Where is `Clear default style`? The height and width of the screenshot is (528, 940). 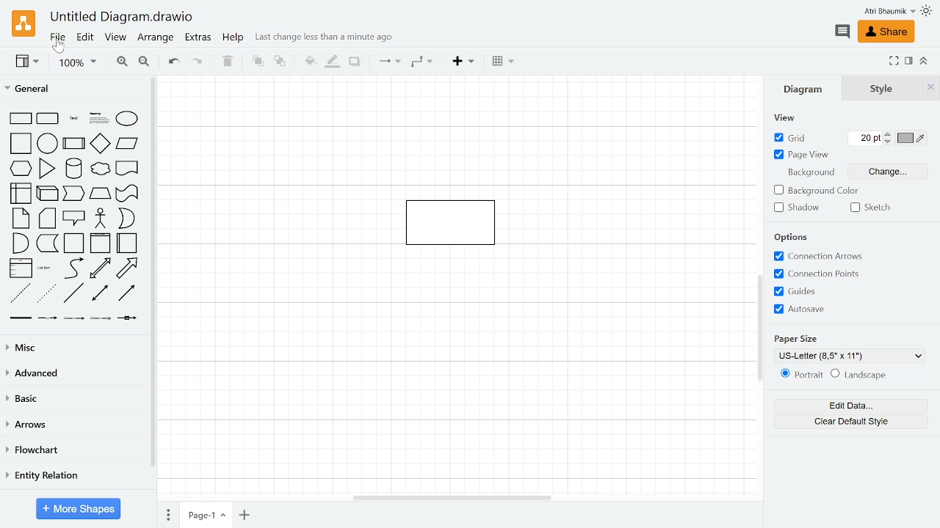 Clear default style is located at coordinates (851, 421).